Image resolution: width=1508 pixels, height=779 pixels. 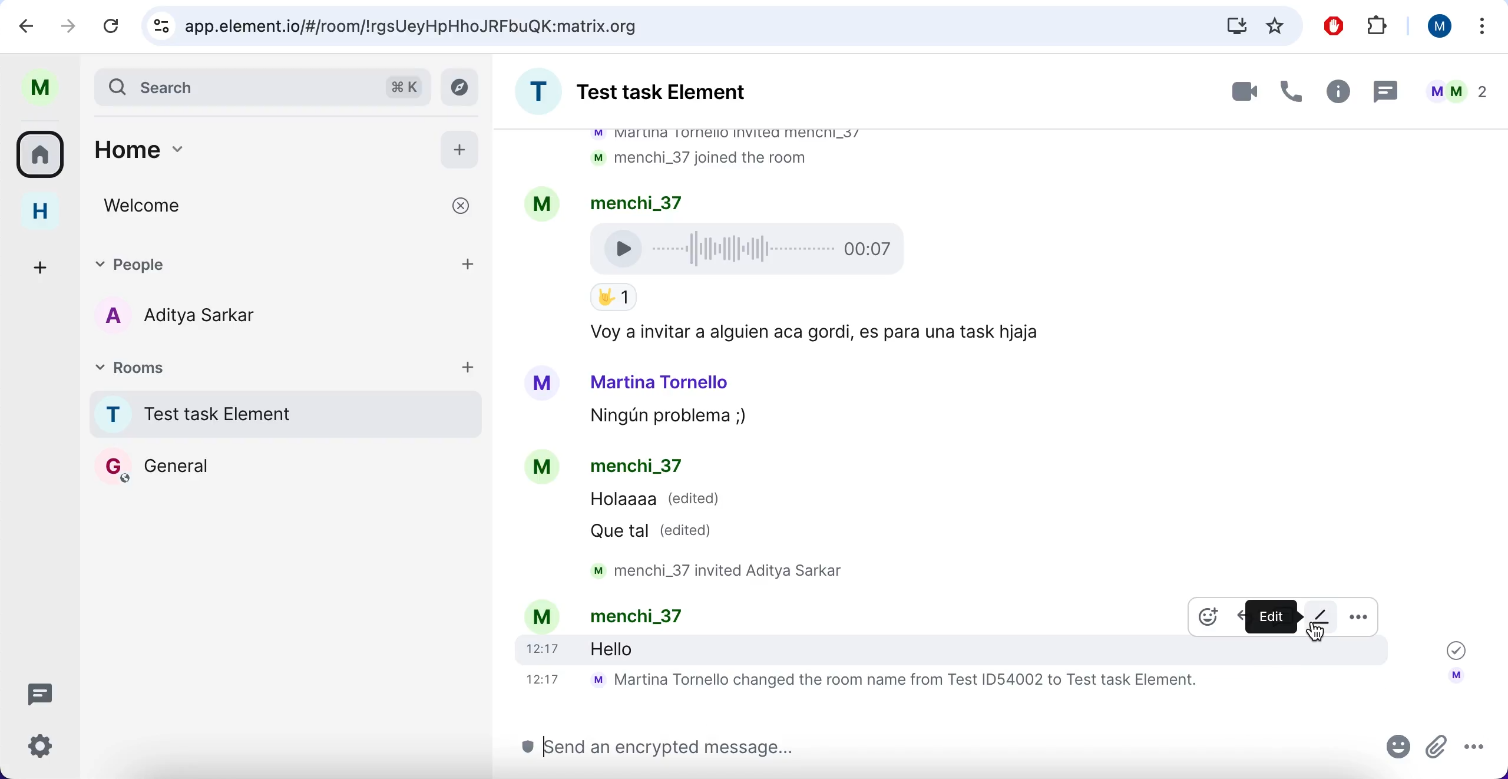 I want to click on welcome, so click(x=285, y=208).